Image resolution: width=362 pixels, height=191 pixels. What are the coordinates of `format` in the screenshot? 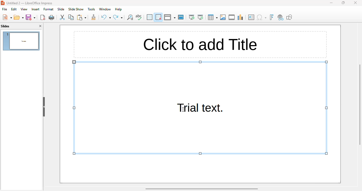 It's located at (48, 9).